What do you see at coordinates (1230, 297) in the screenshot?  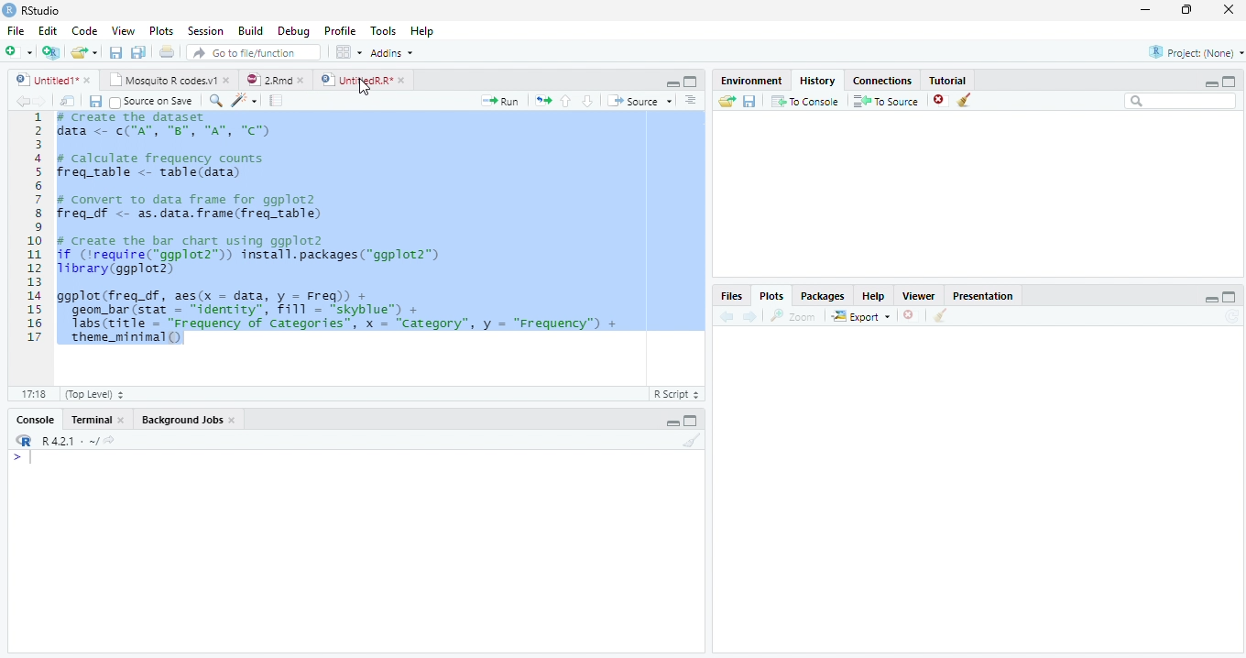 I see `Maximize` at bounding box center [1230, 297].